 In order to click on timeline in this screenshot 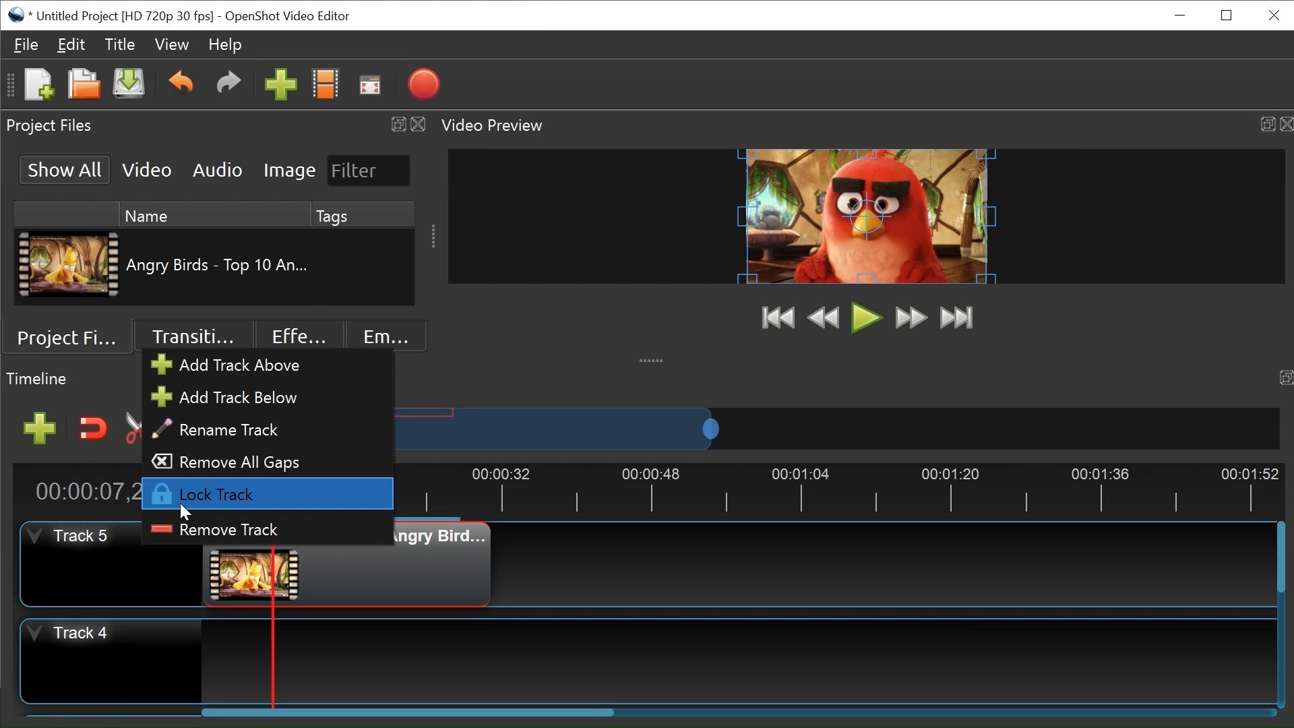, I will do `click(1278, 377)`.